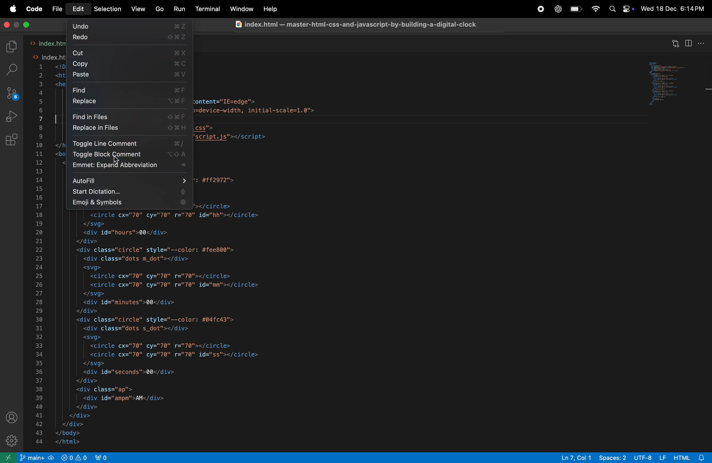 The image size is (712, 463). What do you see at coordinates (58, 9) in the screenshot?
I see `file` at bounding box center [58, 9].